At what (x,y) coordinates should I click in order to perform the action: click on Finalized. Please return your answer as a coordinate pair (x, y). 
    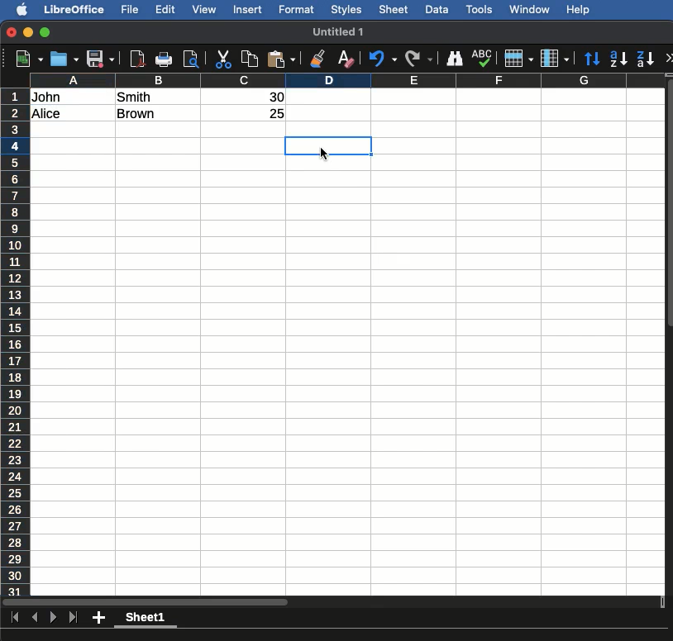
    Looking at the image, I should click on (329, 145).